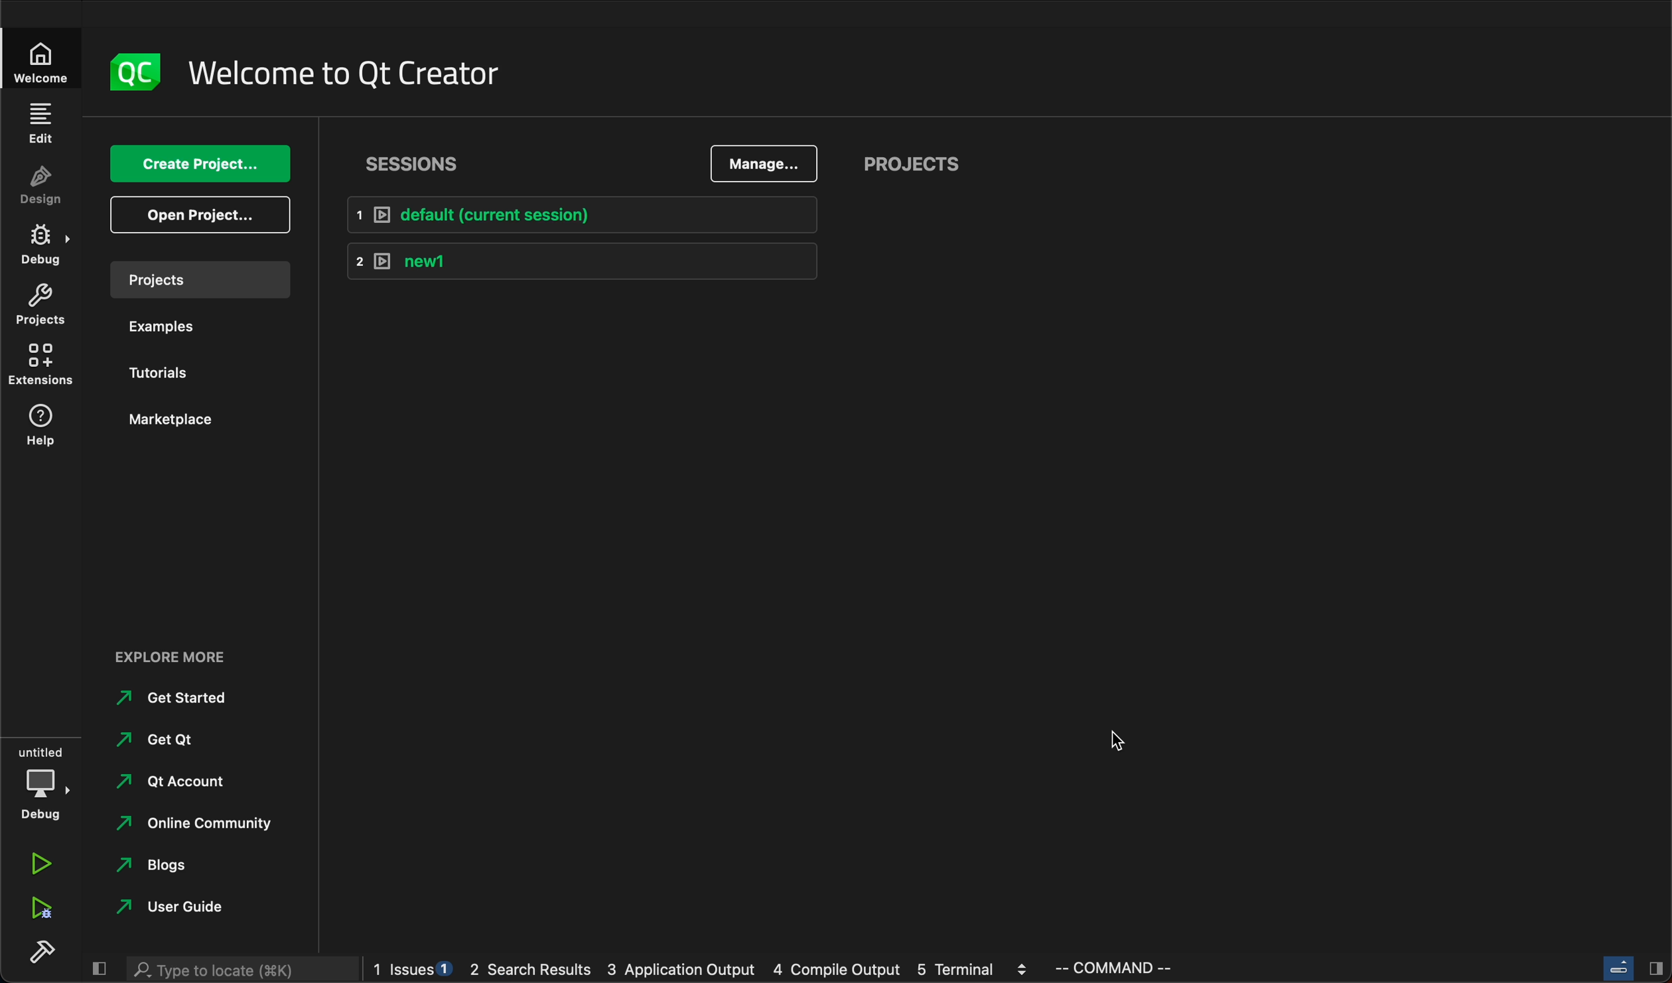 The image size is (1672, 983). I want to click on projects, so click(922, 165).